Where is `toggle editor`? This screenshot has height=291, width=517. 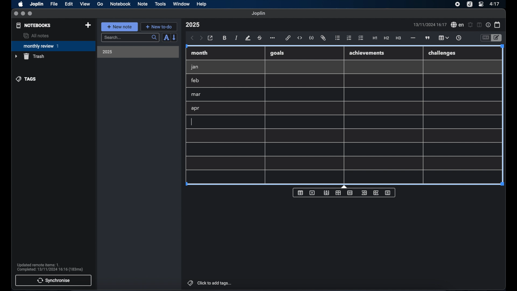
toggle editor is located at coordinates (497, 38).